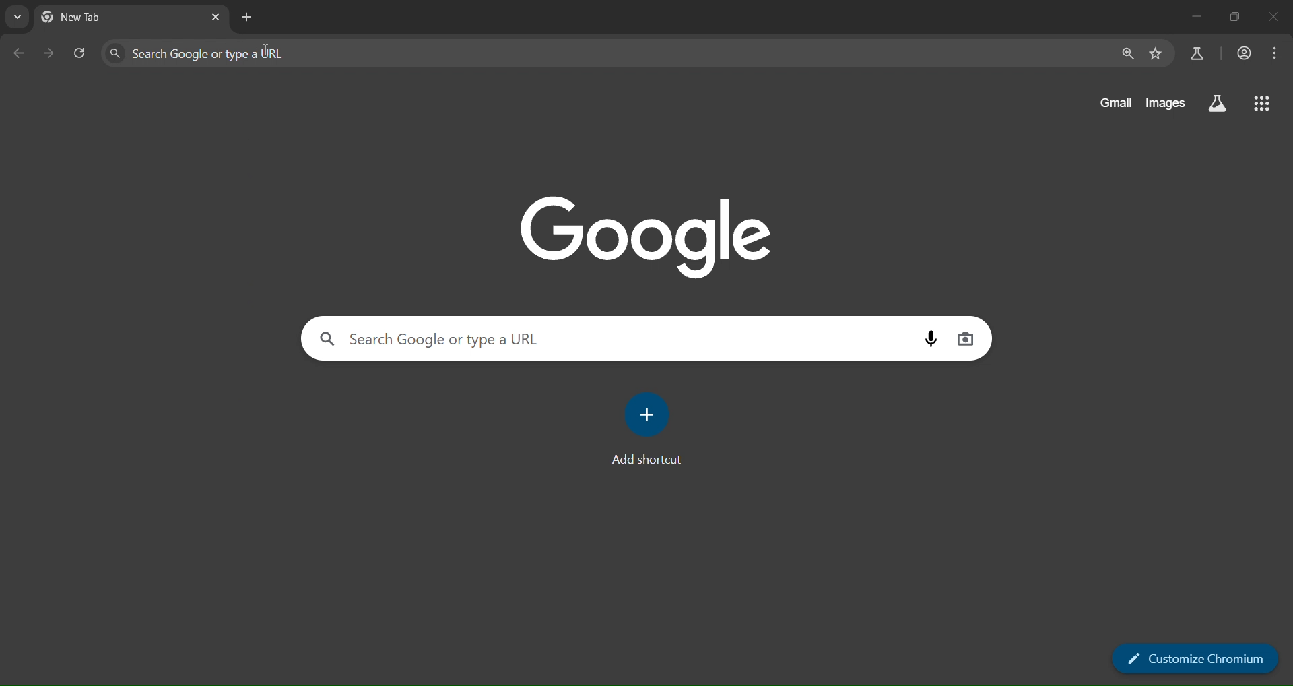 The image size is (1293, 686). Describe the element at coordinates (651, 429) in the screenshot. I see `add shortcut` at that location.